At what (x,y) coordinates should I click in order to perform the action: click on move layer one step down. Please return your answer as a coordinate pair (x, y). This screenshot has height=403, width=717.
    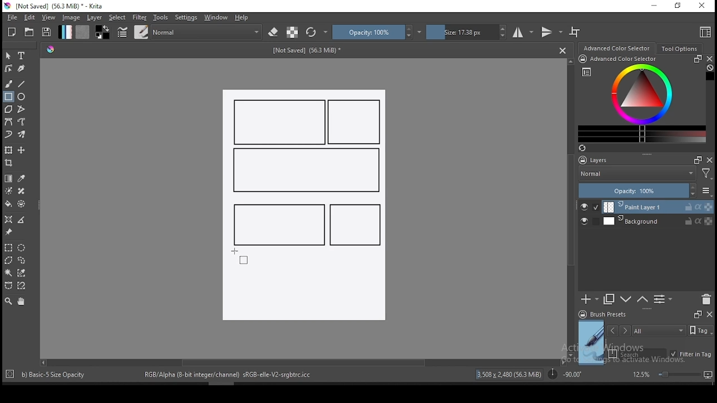
    Looking at the image, I should click on (642, 299).